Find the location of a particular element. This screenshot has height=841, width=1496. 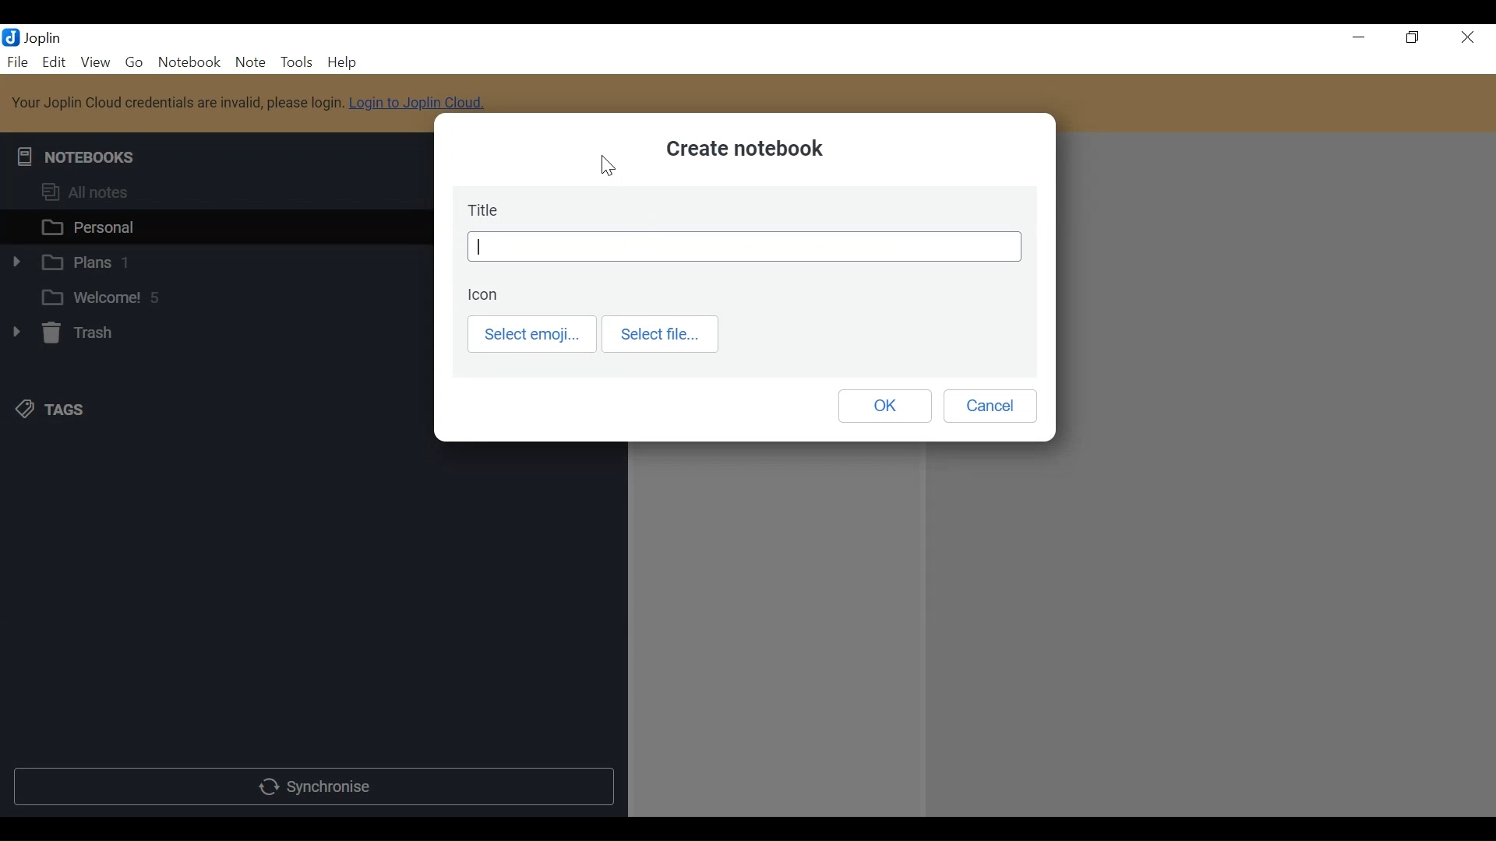

personal  is located at coordinates (212, 226).